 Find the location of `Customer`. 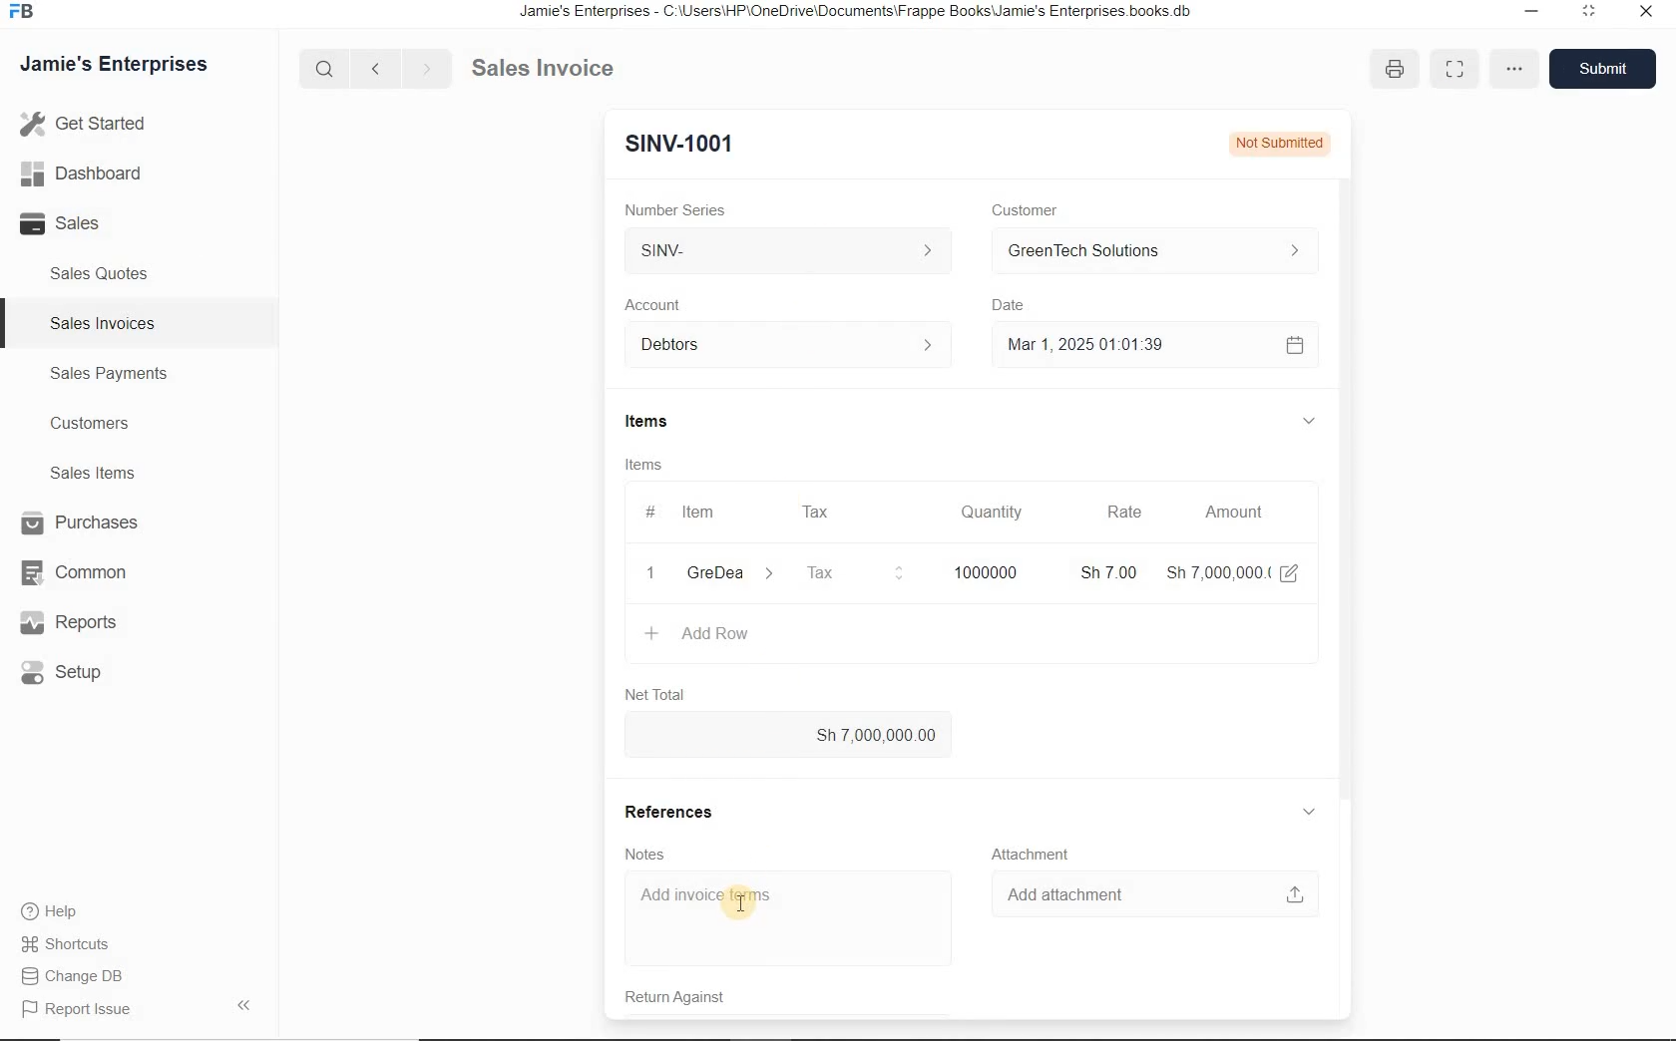

Customer is located at coordinates (1019, 209).